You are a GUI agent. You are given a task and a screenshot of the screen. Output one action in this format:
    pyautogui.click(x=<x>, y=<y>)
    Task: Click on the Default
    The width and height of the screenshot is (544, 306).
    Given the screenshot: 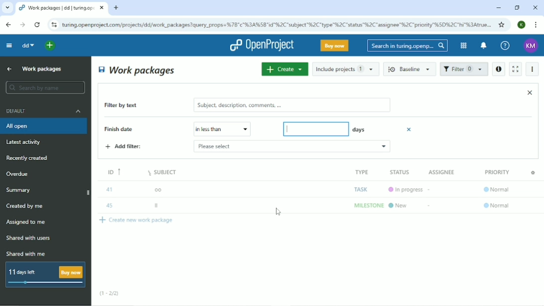 What is the action you would take?
    pyautogui.click(x=44, y=111)
    